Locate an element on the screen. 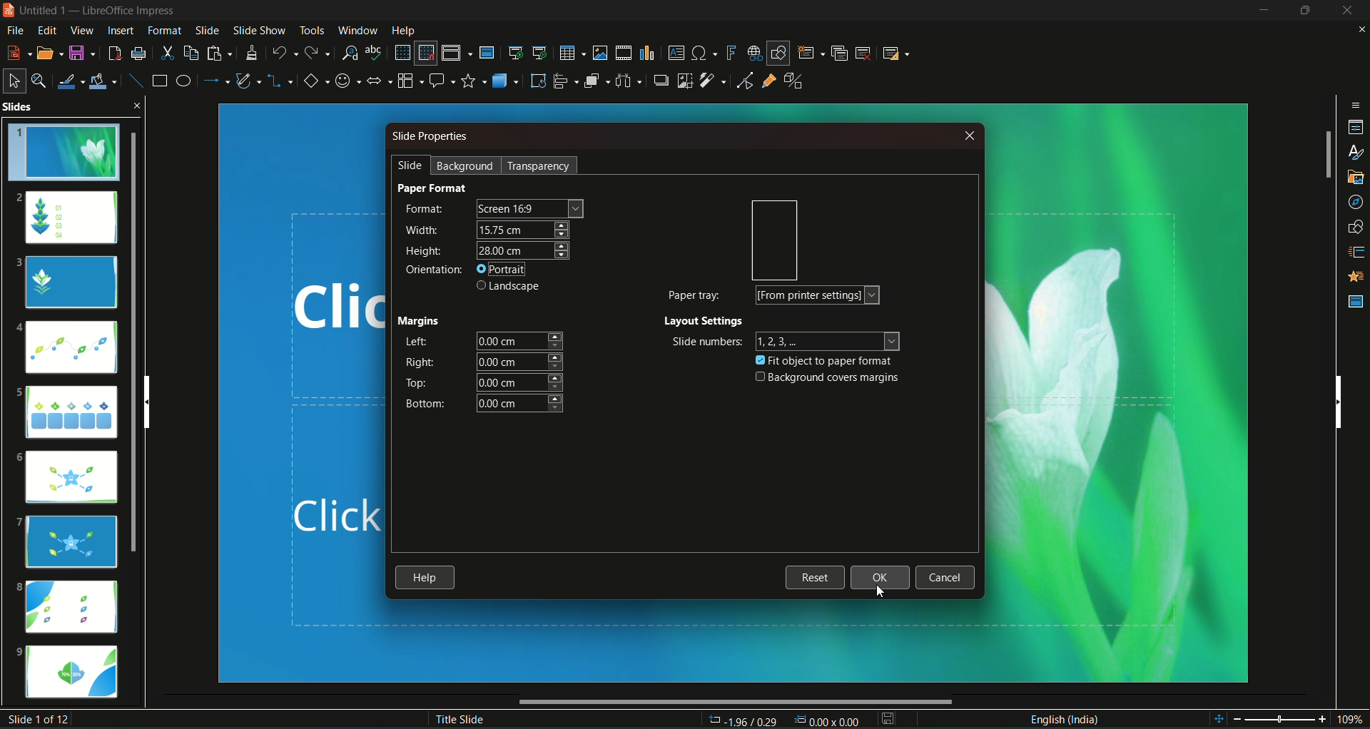 The width and height of the screenshot is (1370, 729). horizontal scroll bar is located at coordinates (736, 703).